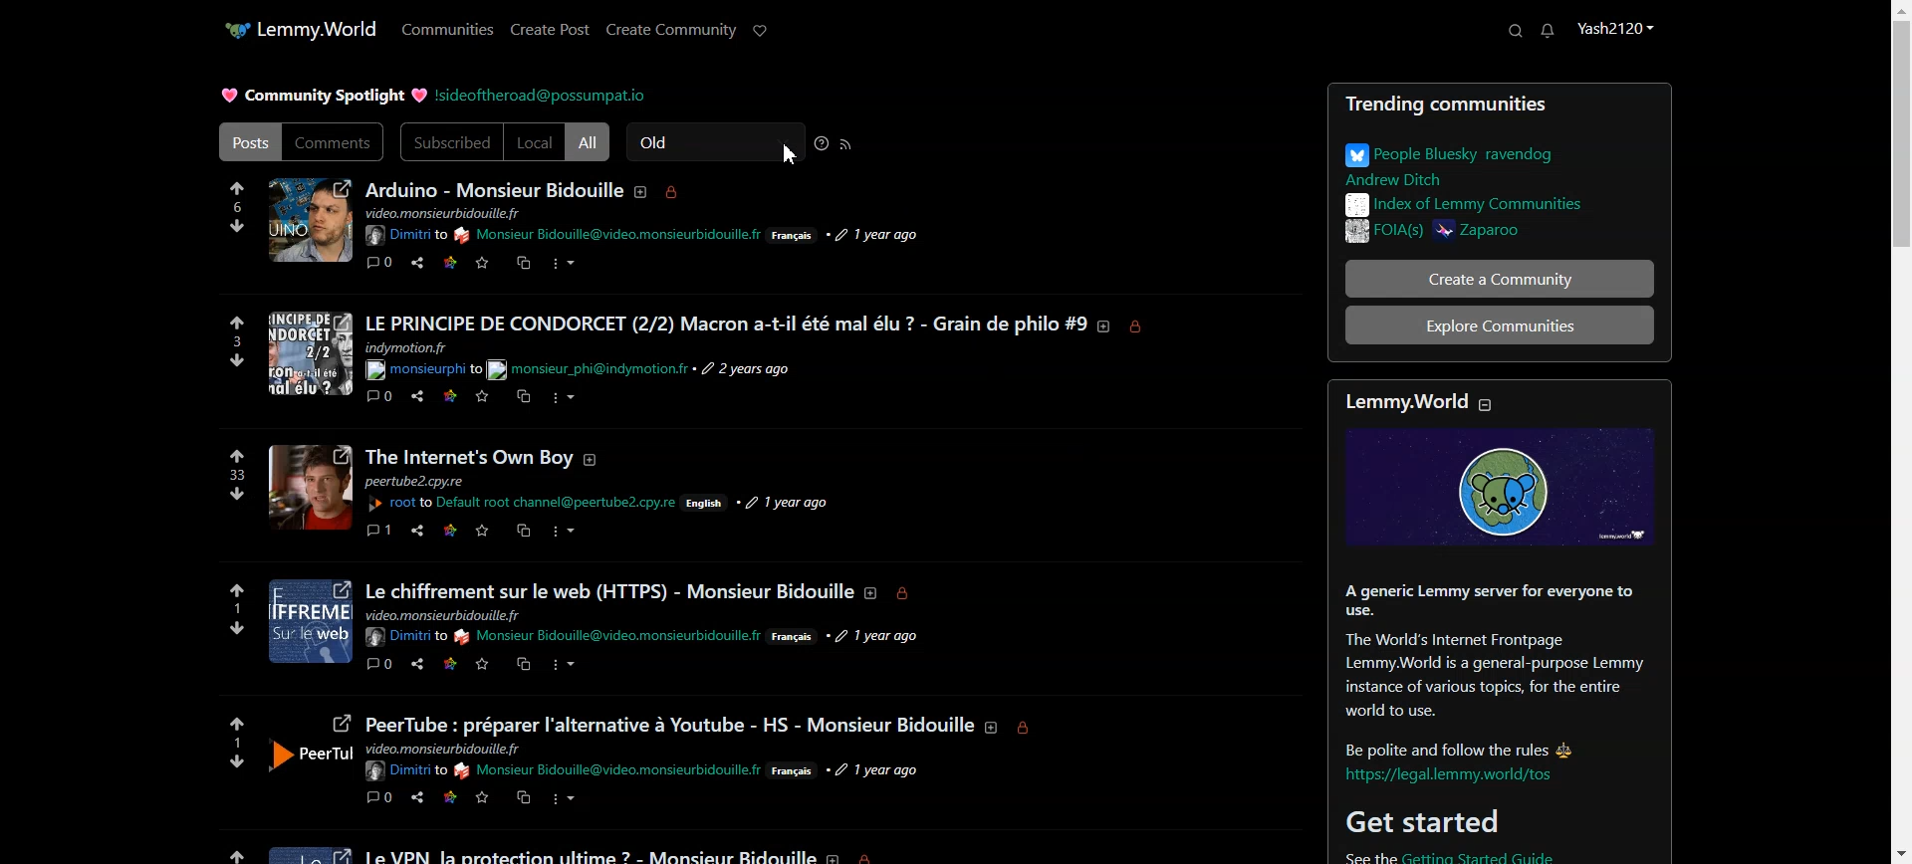 This screenshot has width=1912, height=864. Describe the element at coordinates (233, 745) in the screenshot. I see `1` at that location.